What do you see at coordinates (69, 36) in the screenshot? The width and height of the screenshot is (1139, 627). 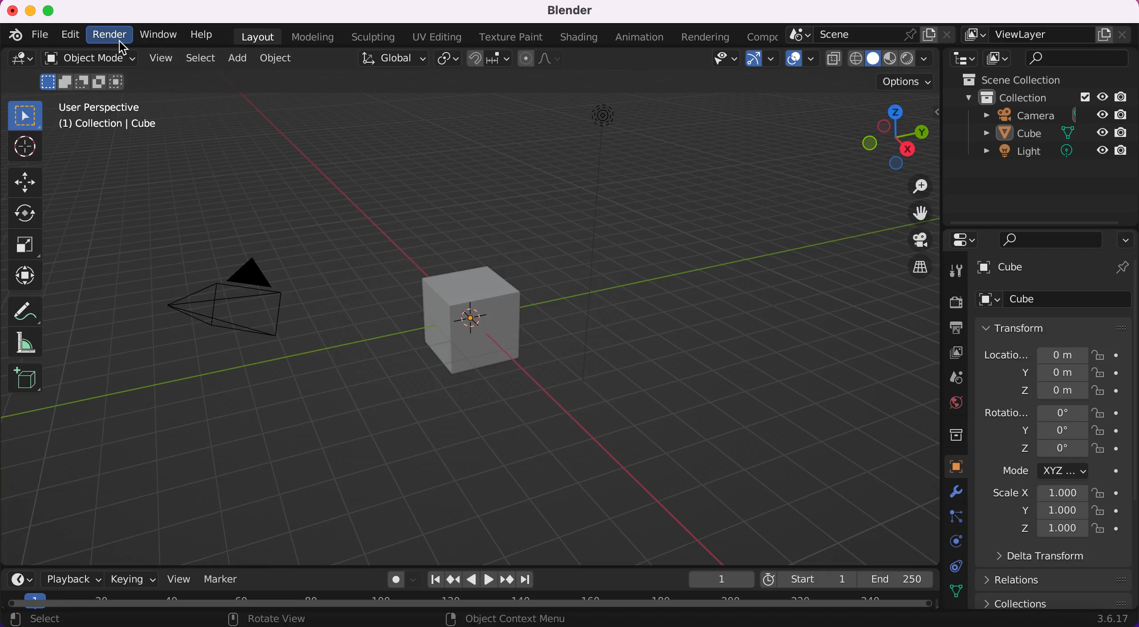 I see `edit` at bounding box center [69, 36].